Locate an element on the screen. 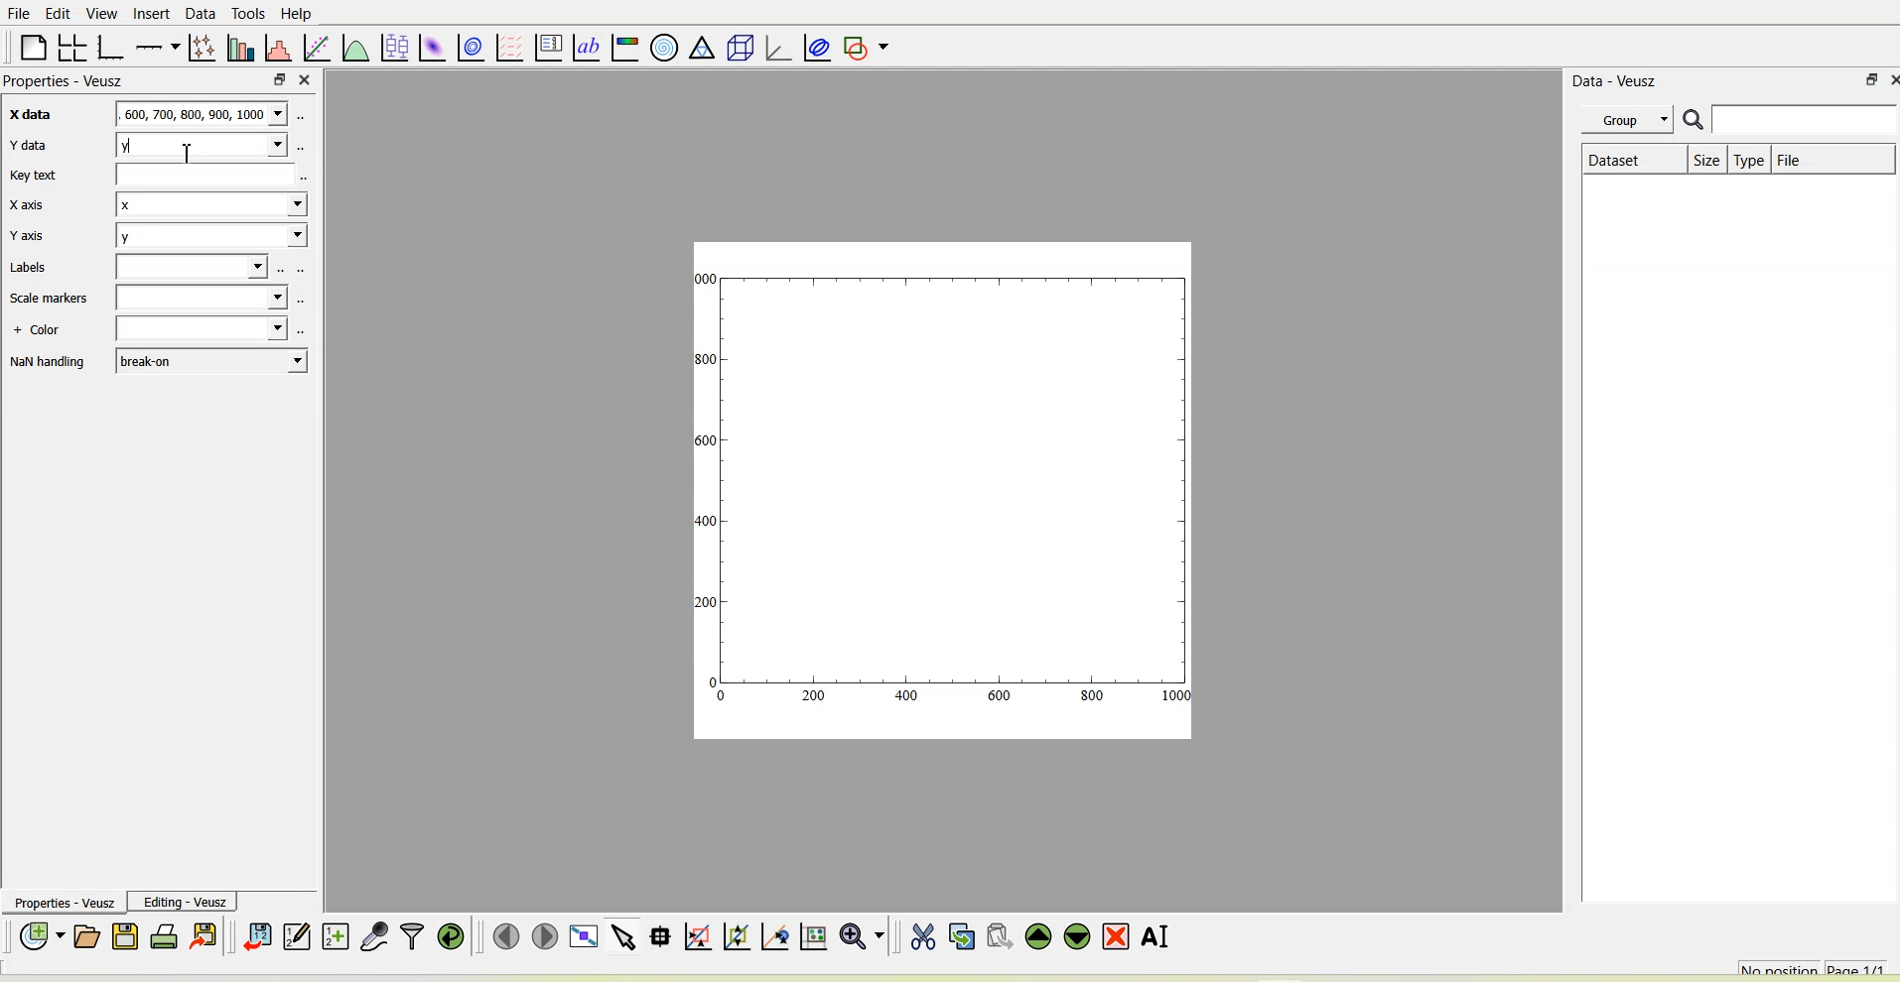  1000 is located at coordinates (706, 278).